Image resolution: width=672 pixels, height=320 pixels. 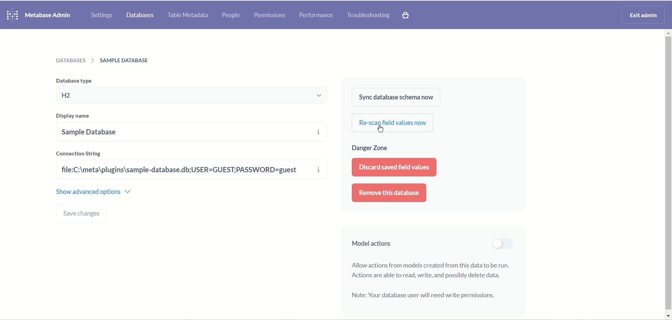 I want to click on sync databases schema now, so click(x=395, y=97).